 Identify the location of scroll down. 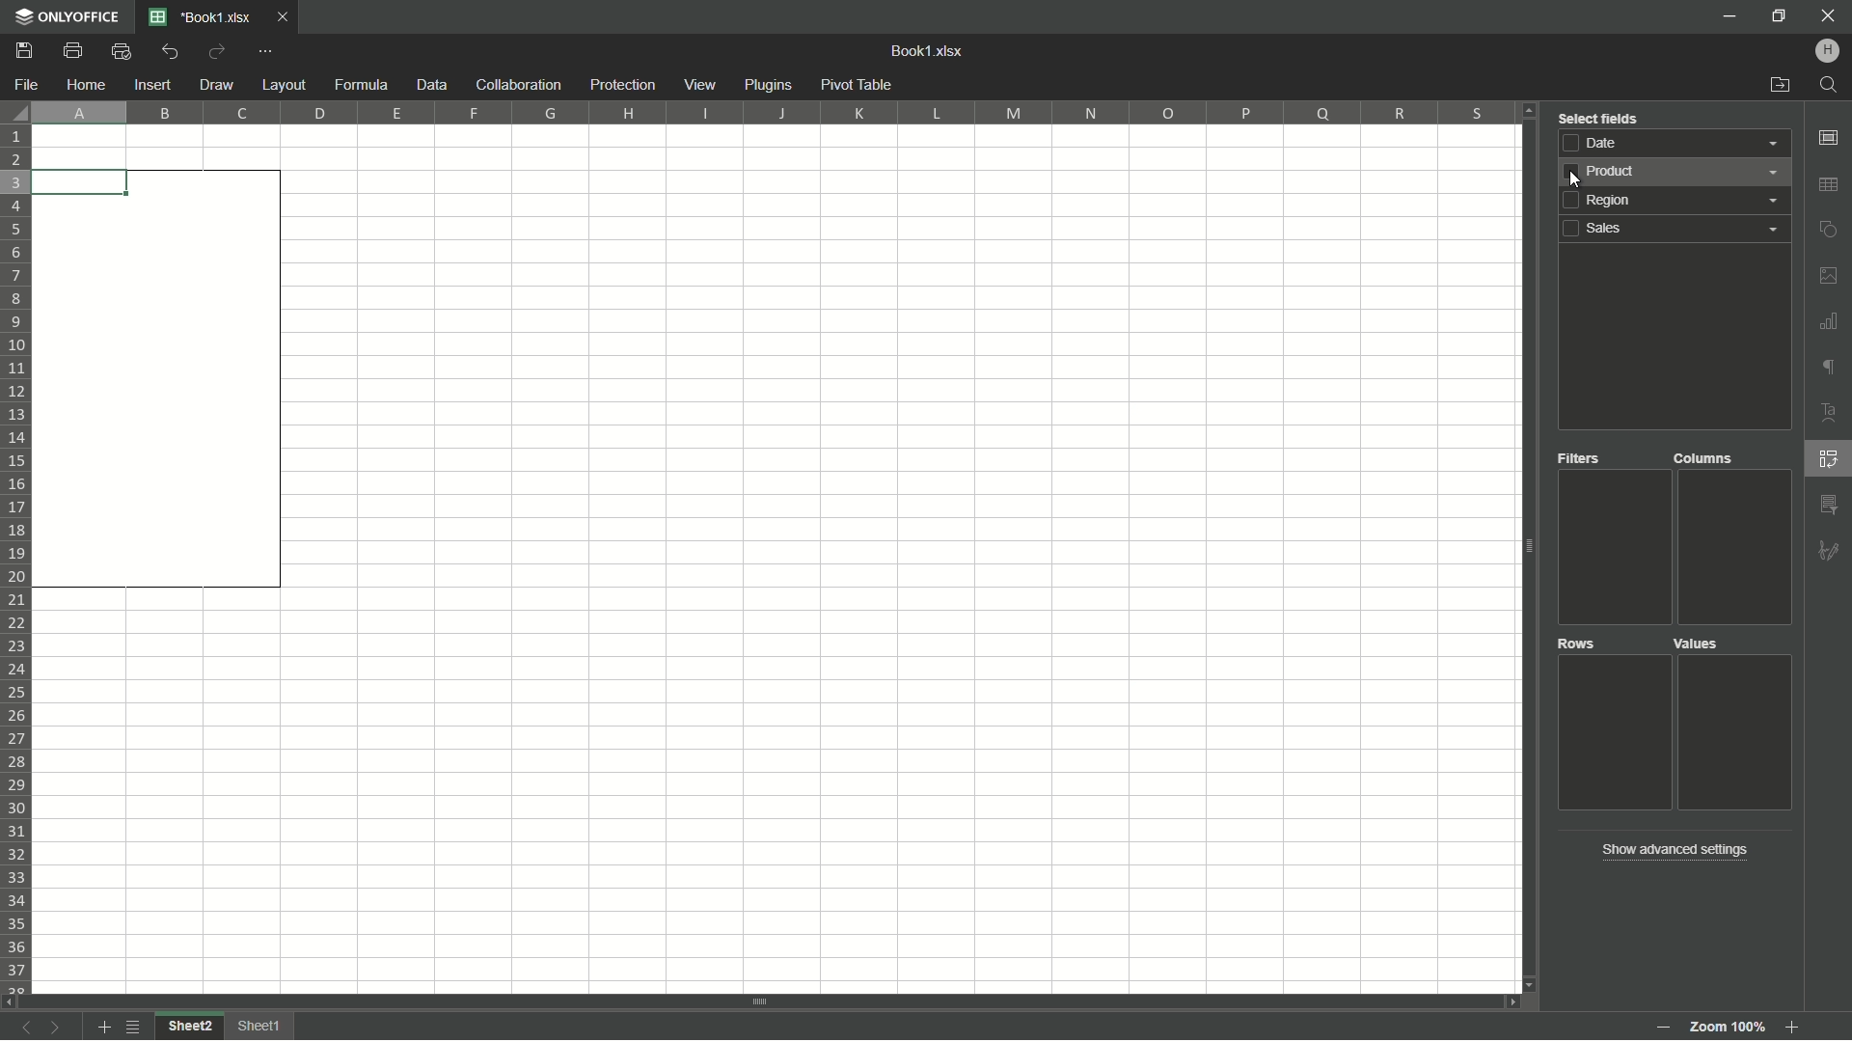
(1527, 985).